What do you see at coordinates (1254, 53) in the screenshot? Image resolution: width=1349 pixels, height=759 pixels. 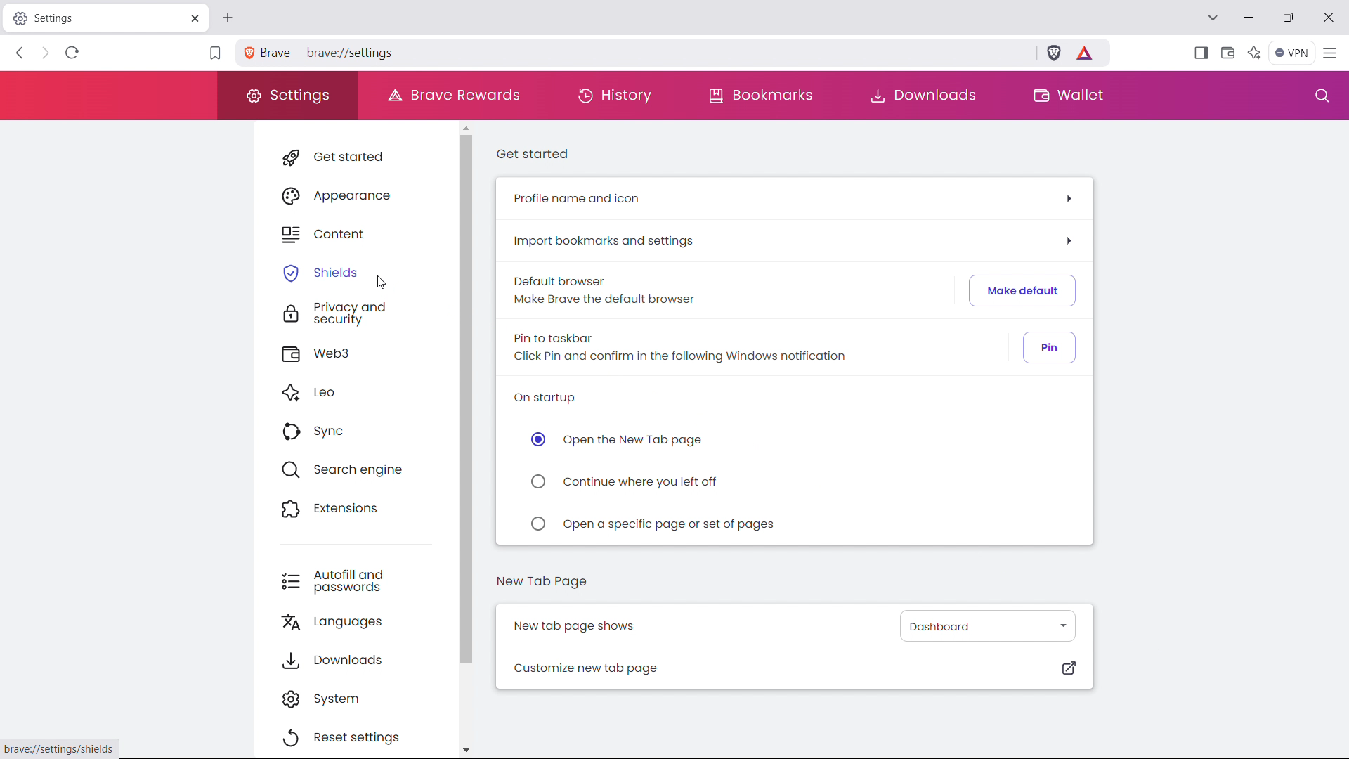 I see `leo AI` at bounding box center [1254, 53].